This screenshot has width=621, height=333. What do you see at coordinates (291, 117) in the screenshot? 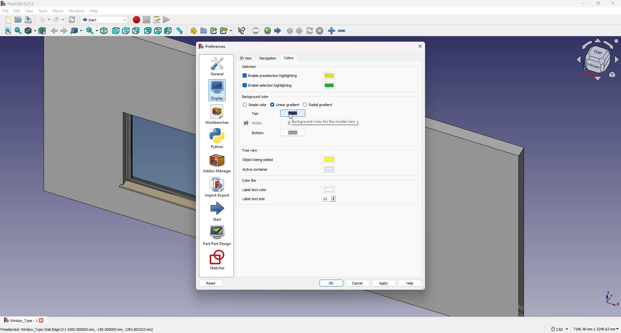
I see `cursor` at bounding box center [291, 117].